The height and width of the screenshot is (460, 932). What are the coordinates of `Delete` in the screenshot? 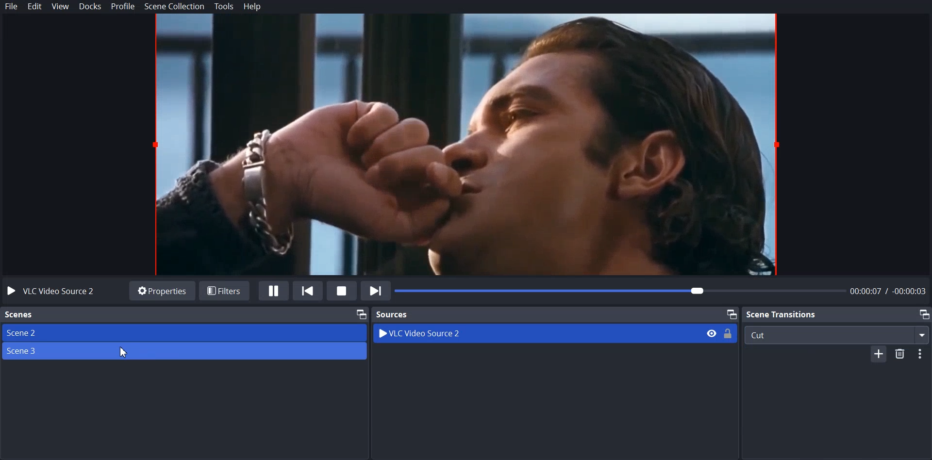 It's located at (901, 354).